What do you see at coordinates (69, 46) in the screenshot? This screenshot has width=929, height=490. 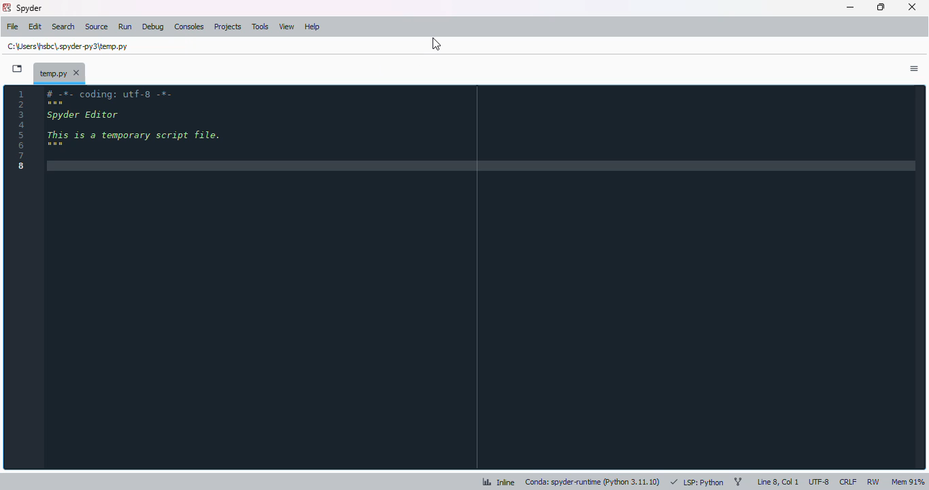 I see `Filepath` at bounding box center [69, 46].